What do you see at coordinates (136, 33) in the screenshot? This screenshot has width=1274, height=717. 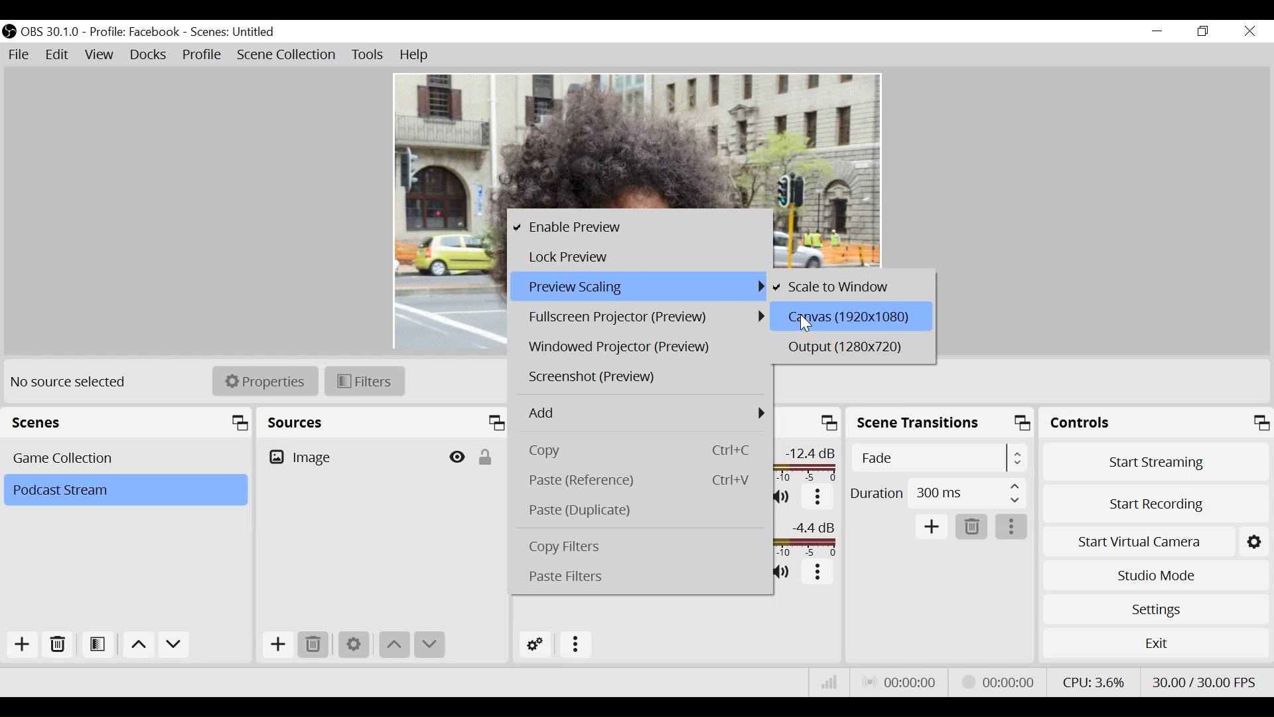 I see `Profile` at bounding box center [136, 33].